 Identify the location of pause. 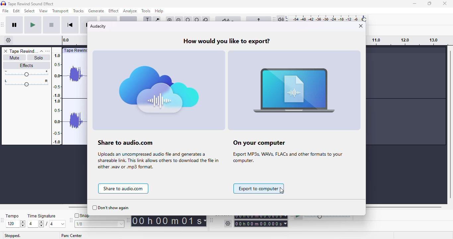
(14, 25).